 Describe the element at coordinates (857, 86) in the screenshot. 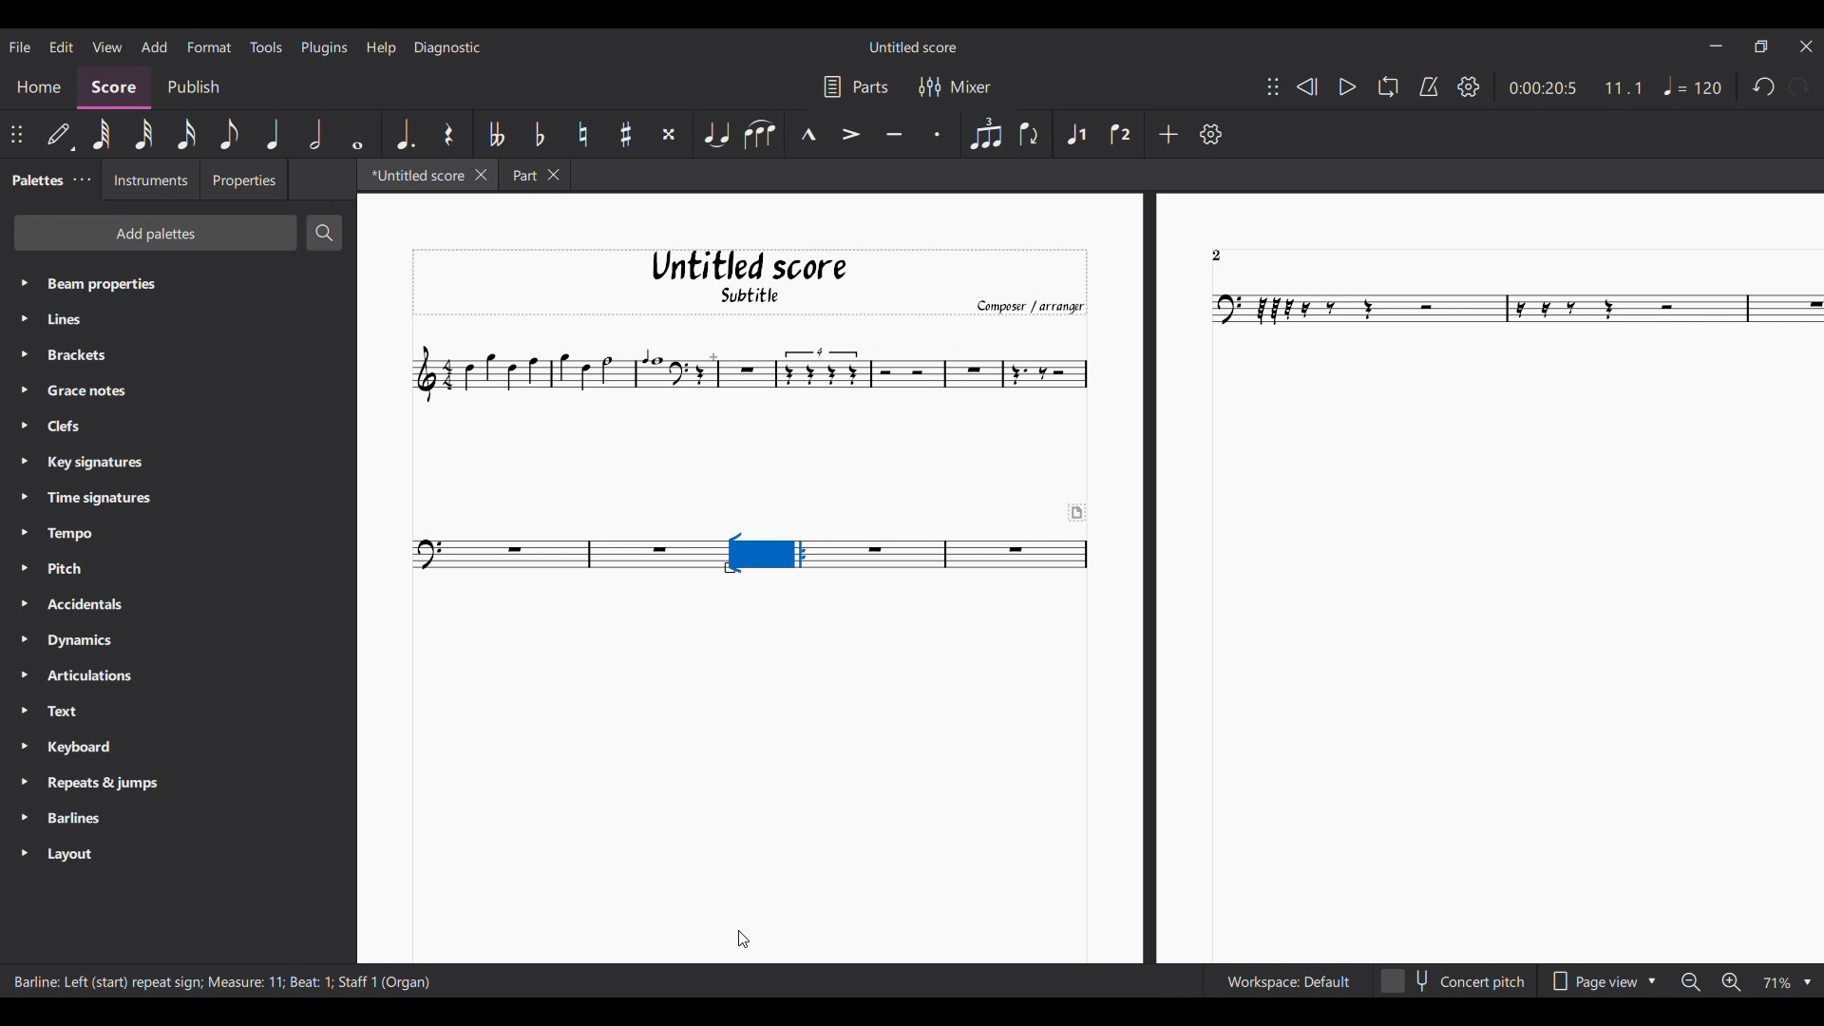

I see `Parts settings` at that location.